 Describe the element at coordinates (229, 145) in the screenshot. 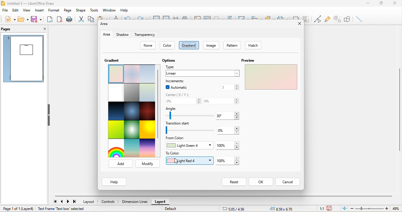

I see `100%` at that location.